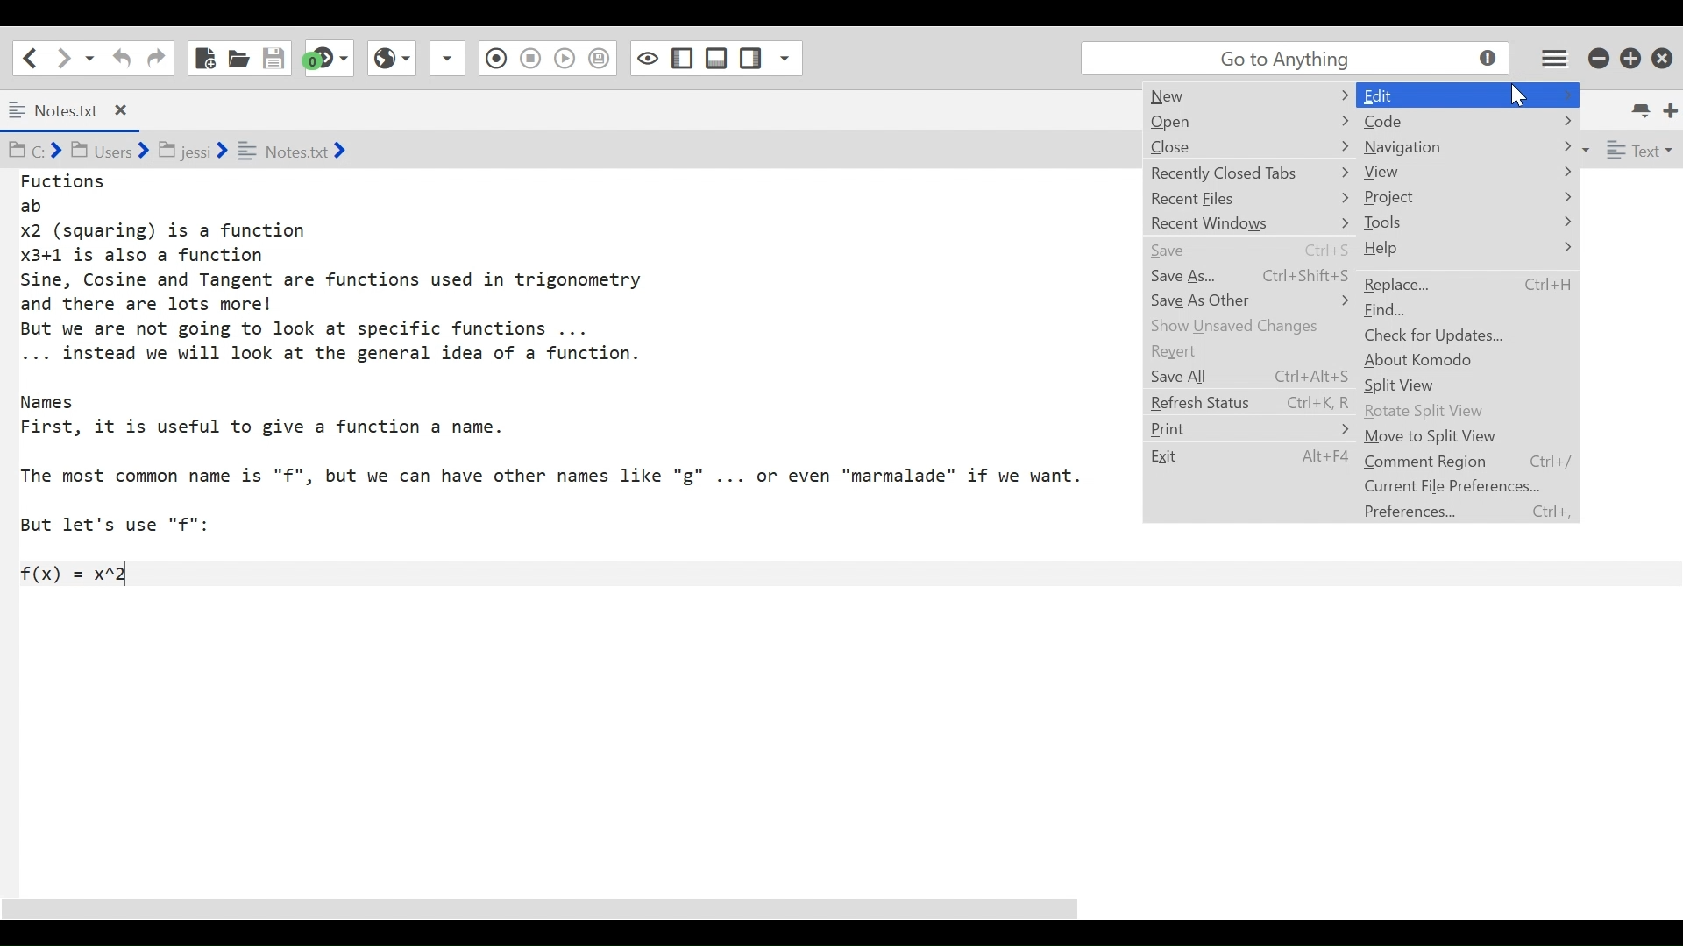 The height and width of the screenshot is (946, 1683). Describe the element at coordinates (1466, 93) in the screenshot. I see `edit` at that location.